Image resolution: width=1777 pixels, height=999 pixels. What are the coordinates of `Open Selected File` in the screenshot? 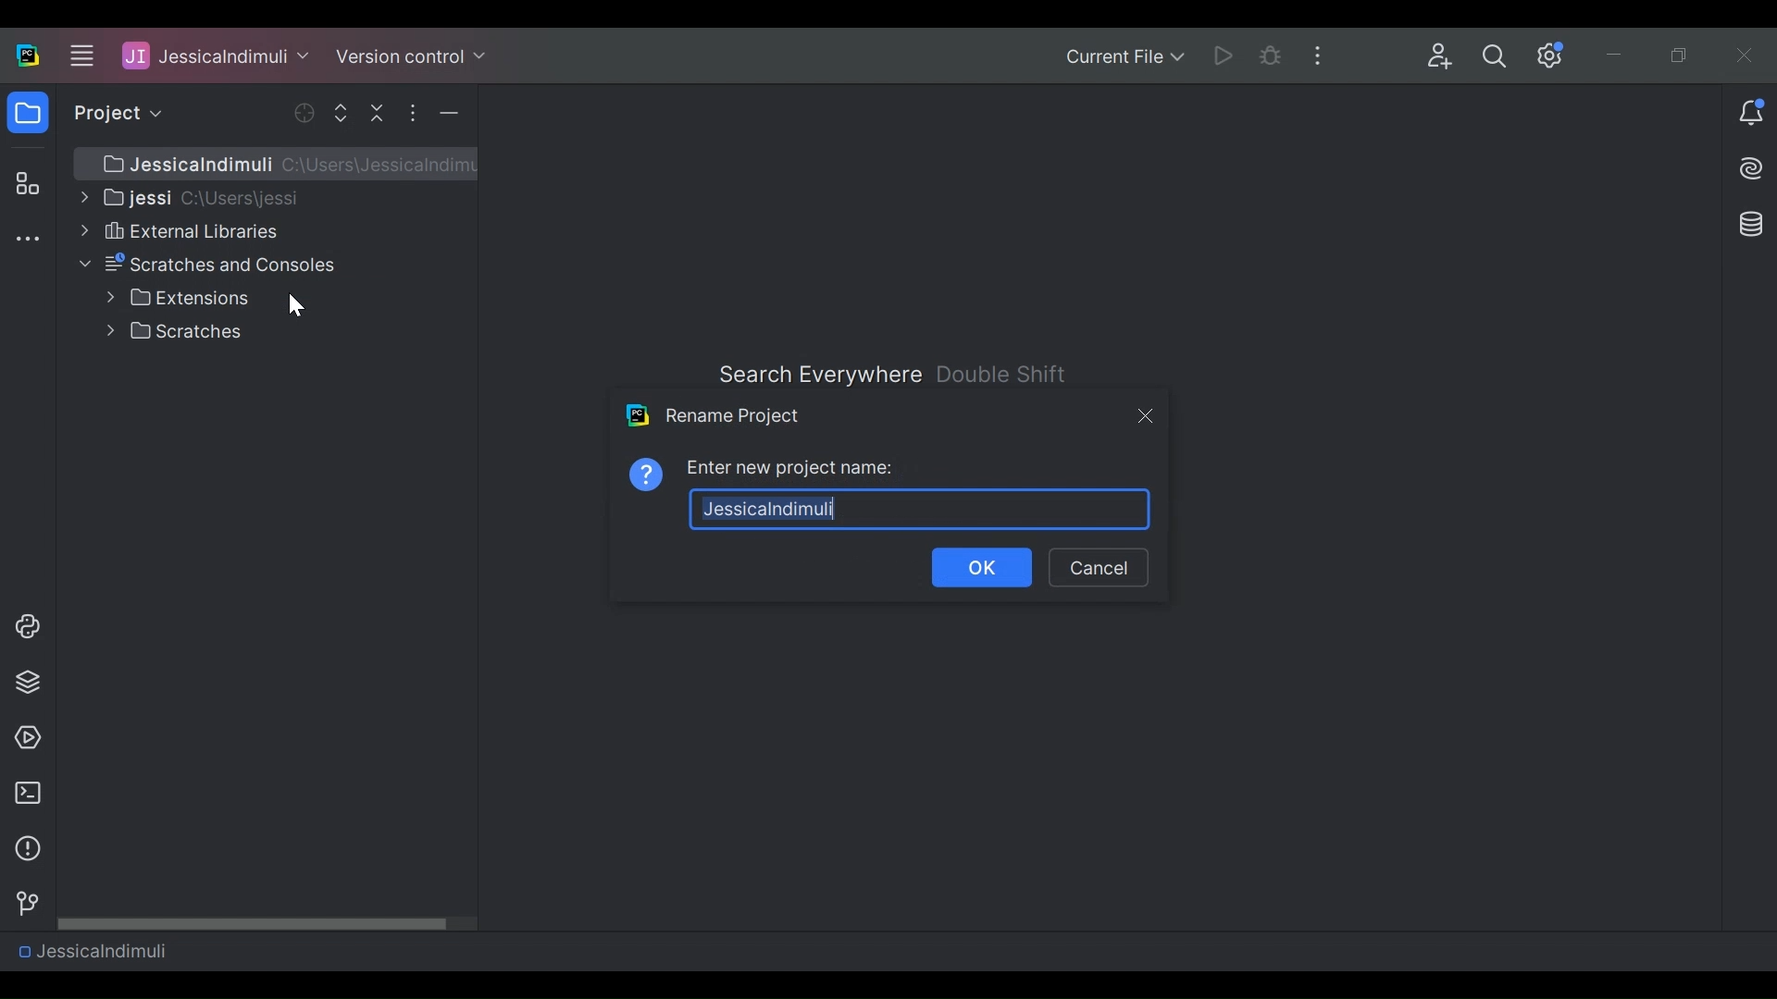 It's located at (306, 113).